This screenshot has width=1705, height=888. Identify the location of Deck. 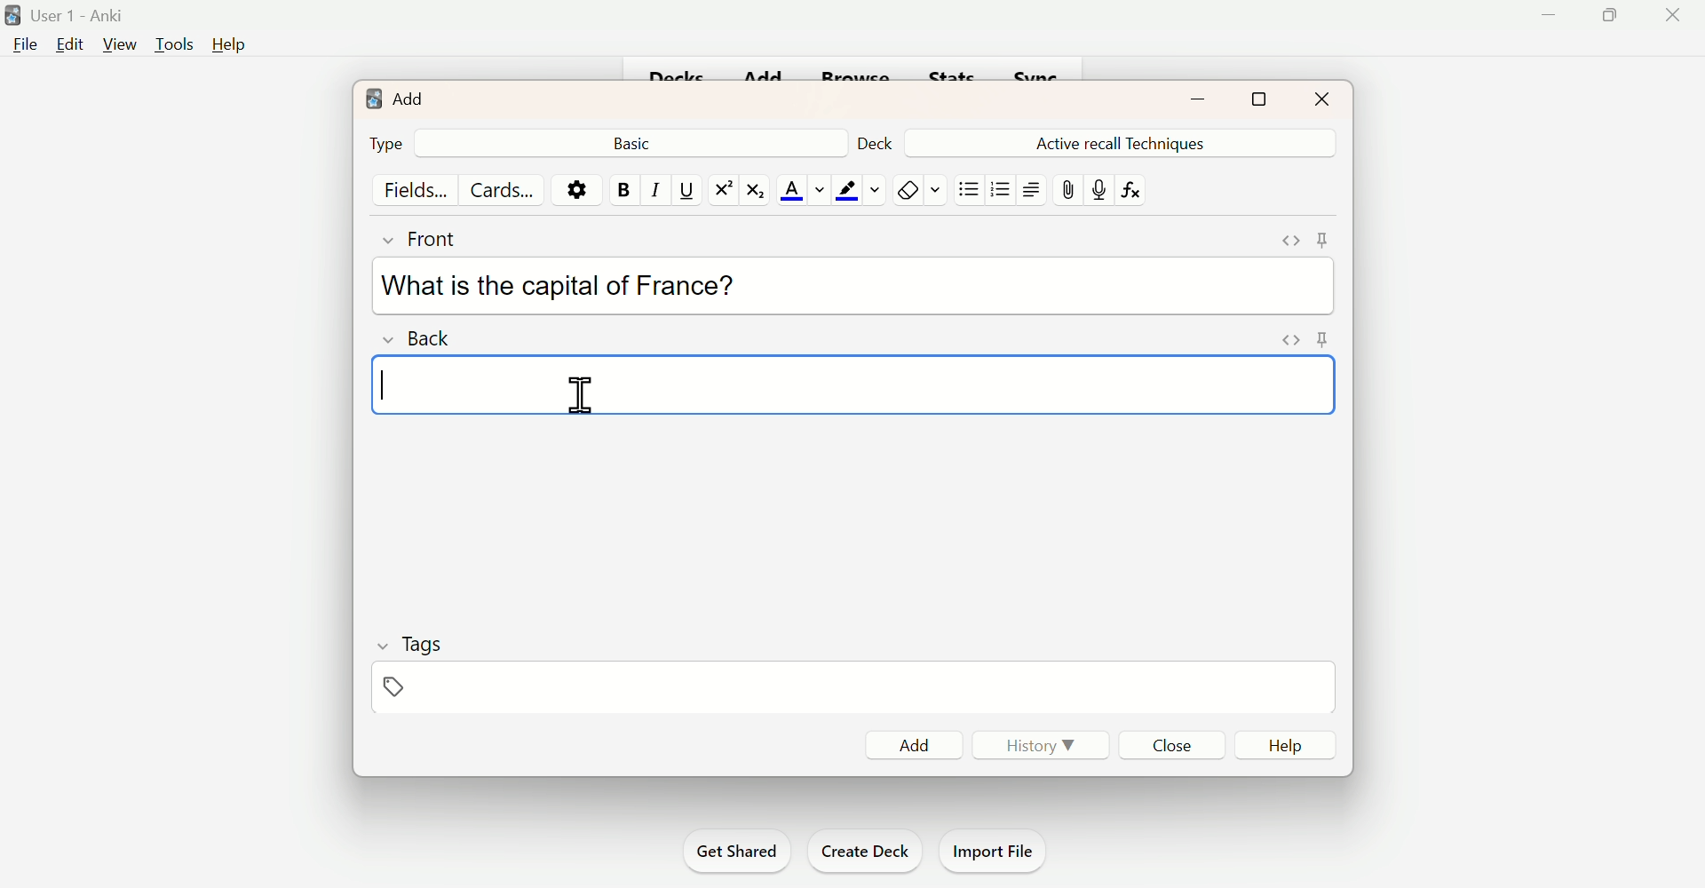
(871, 139).